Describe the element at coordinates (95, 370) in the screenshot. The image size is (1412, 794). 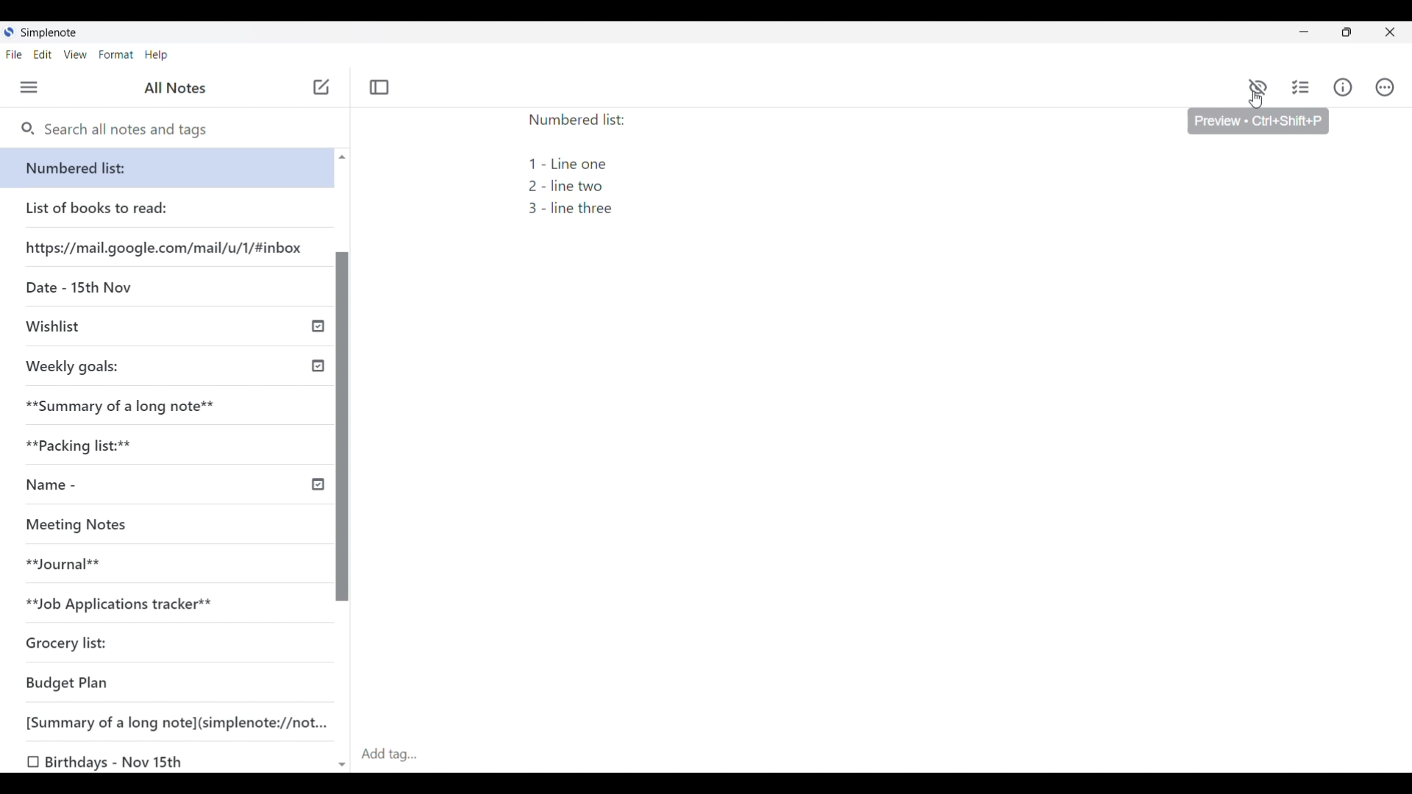
I see `Weekly goals:` at that location.